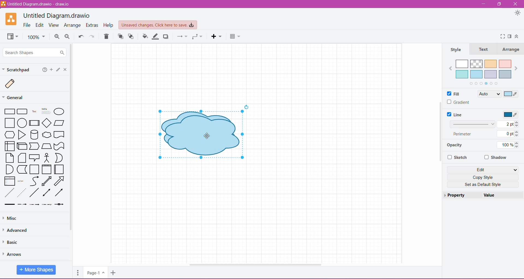  What do you see at coordinates (114, 272) in the screenshot?
I see `Insert Page` at bounding box center [114, 272].